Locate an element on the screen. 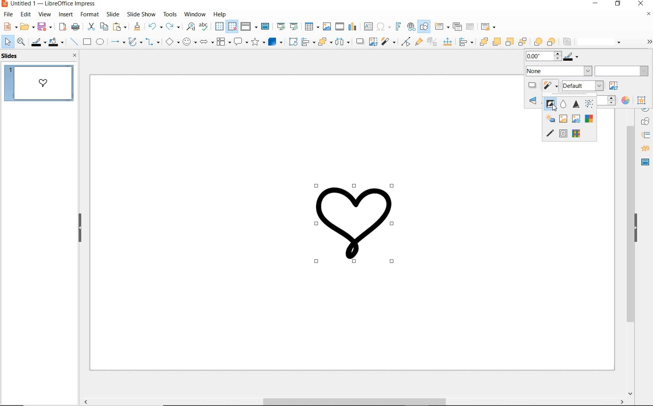 This screenshot has height=406, width=653.  is located at coordinates (447, 42).